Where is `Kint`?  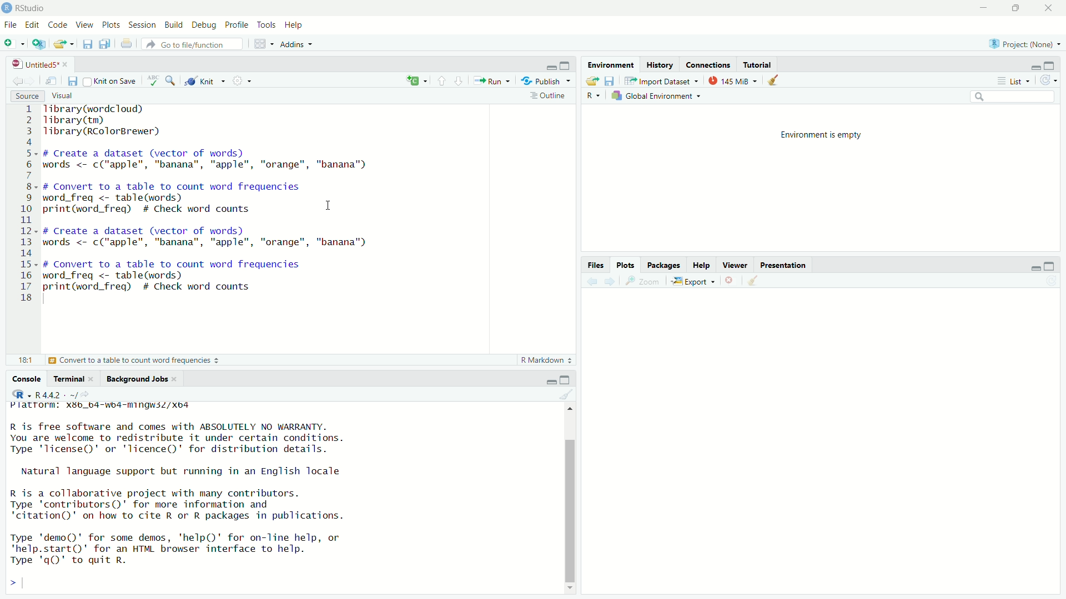
Kint is located at coordinates (204, 79).